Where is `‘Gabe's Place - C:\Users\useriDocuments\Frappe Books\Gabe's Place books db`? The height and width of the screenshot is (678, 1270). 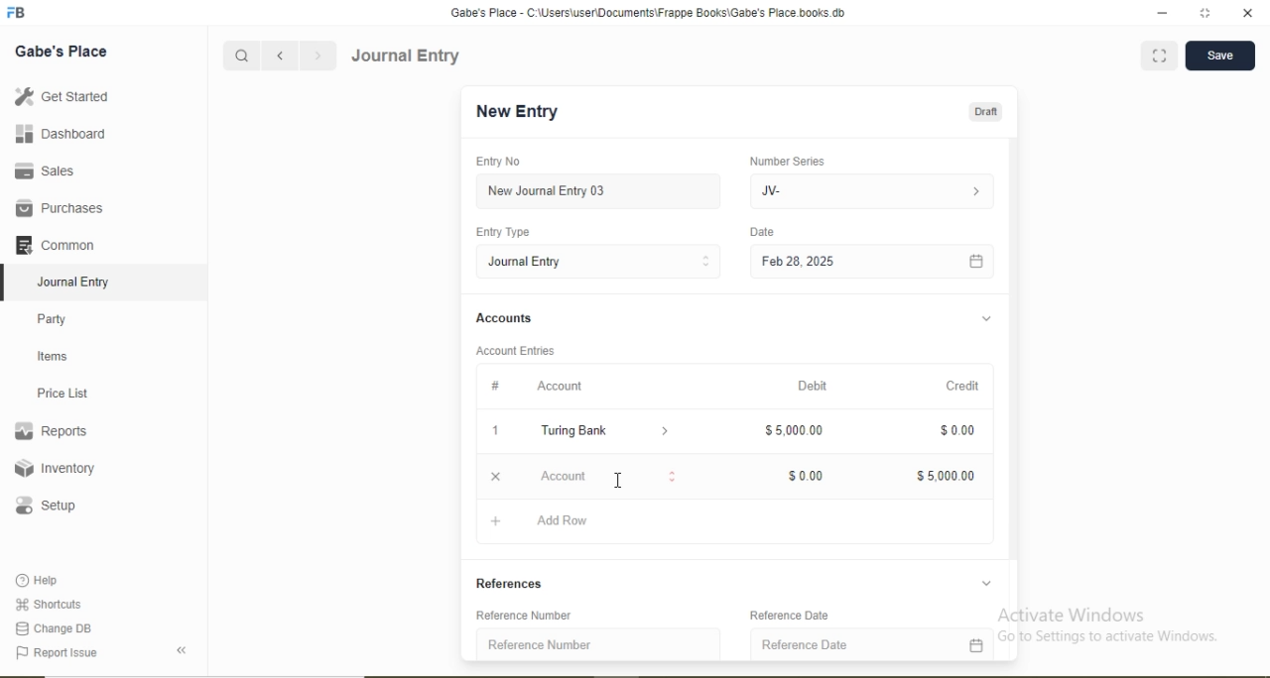 ‘Gabe's Place - C:\Users\useriDocuments\Frappe Books\Gabe's Place books db is located at coordinates (647, 13).